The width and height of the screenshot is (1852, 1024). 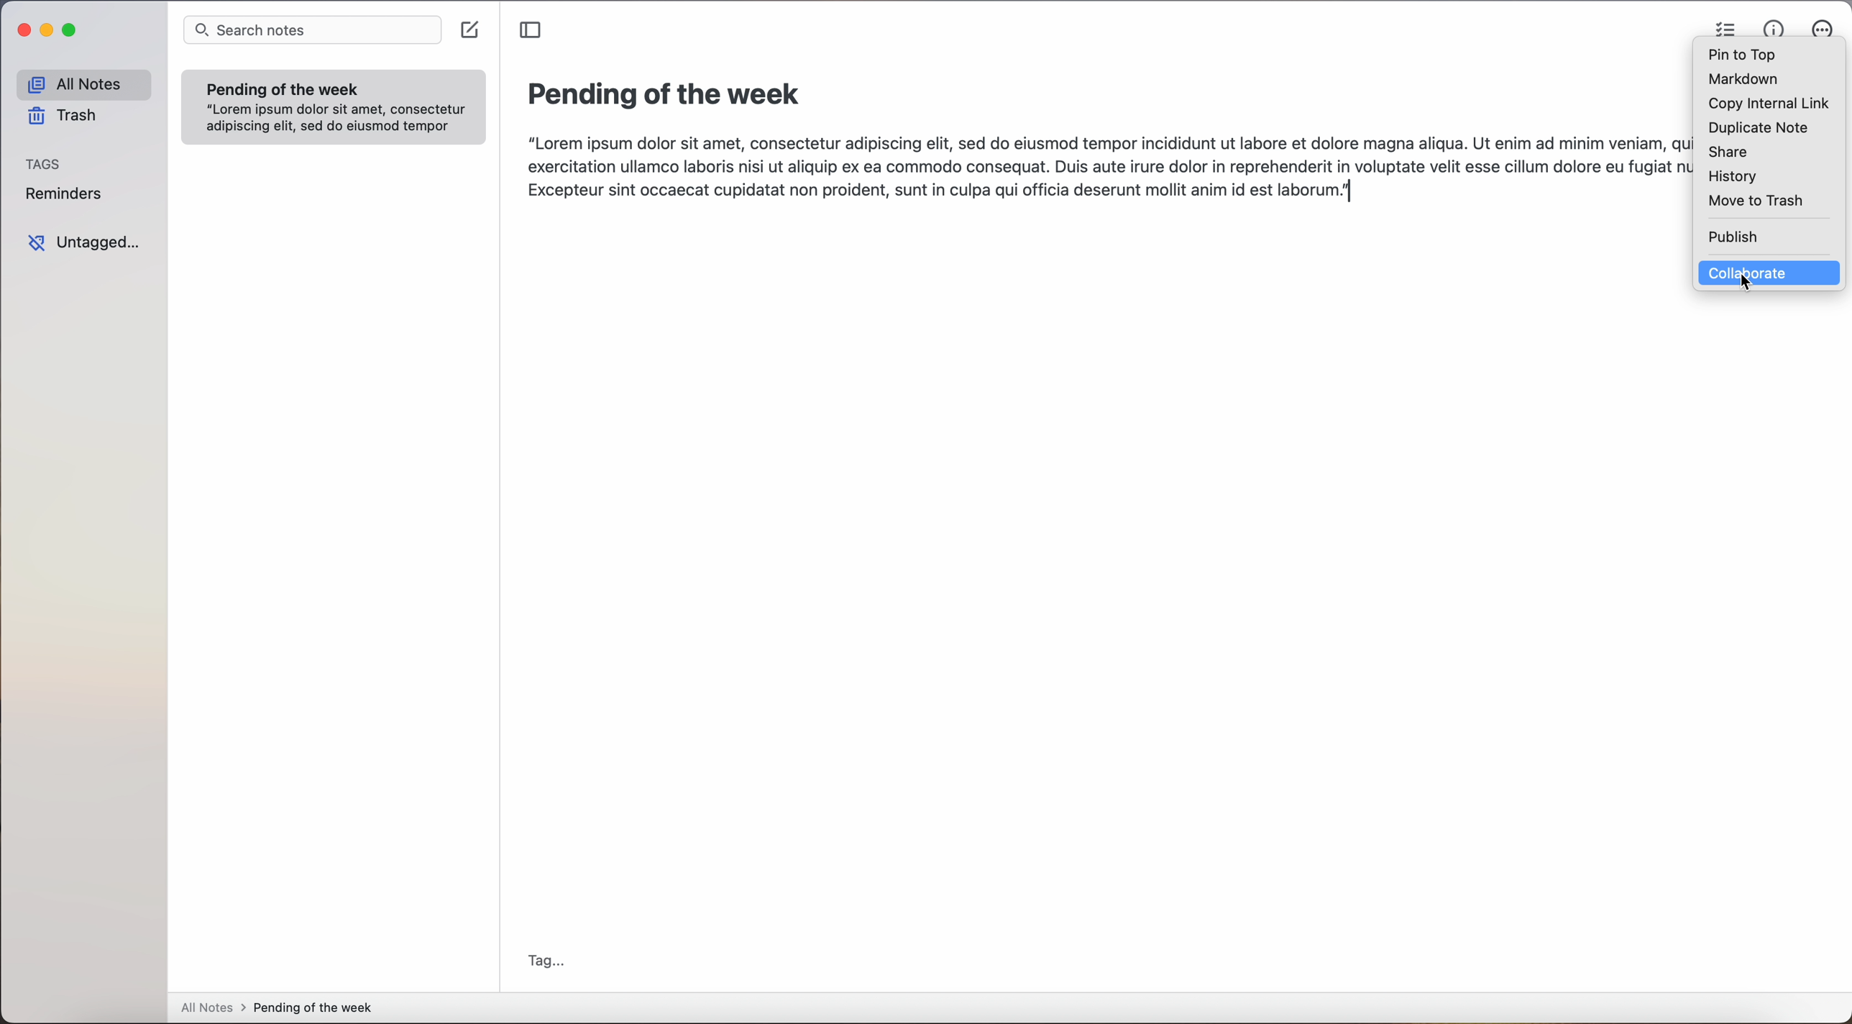 I want to click on note, so click(x=334, y=106).